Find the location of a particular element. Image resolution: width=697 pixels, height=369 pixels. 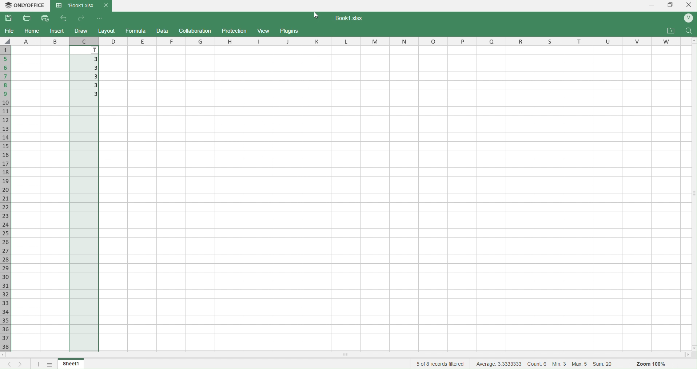

3 is located at coordinates (84, 76).